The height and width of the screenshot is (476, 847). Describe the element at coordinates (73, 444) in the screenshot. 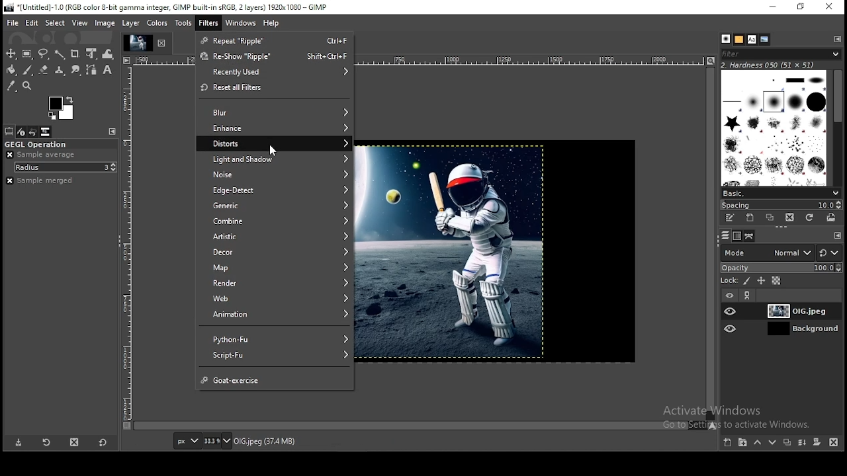

I see `delete tool preset` at that location.